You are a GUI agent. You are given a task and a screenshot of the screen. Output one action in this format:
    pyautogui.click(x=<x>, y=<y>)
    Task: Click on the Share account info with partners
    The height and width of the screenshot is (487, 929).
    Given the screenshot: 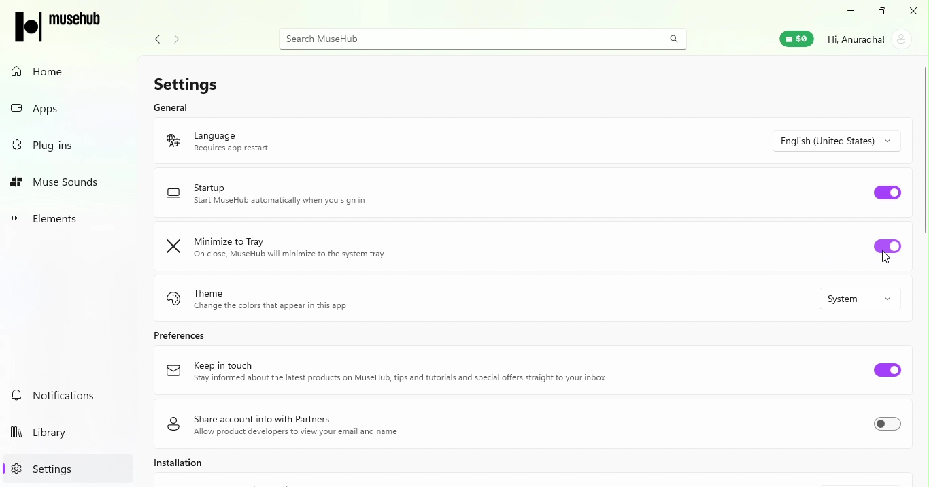 What is the action you would take?
    pyautogui.click(x=285, y=425)
    